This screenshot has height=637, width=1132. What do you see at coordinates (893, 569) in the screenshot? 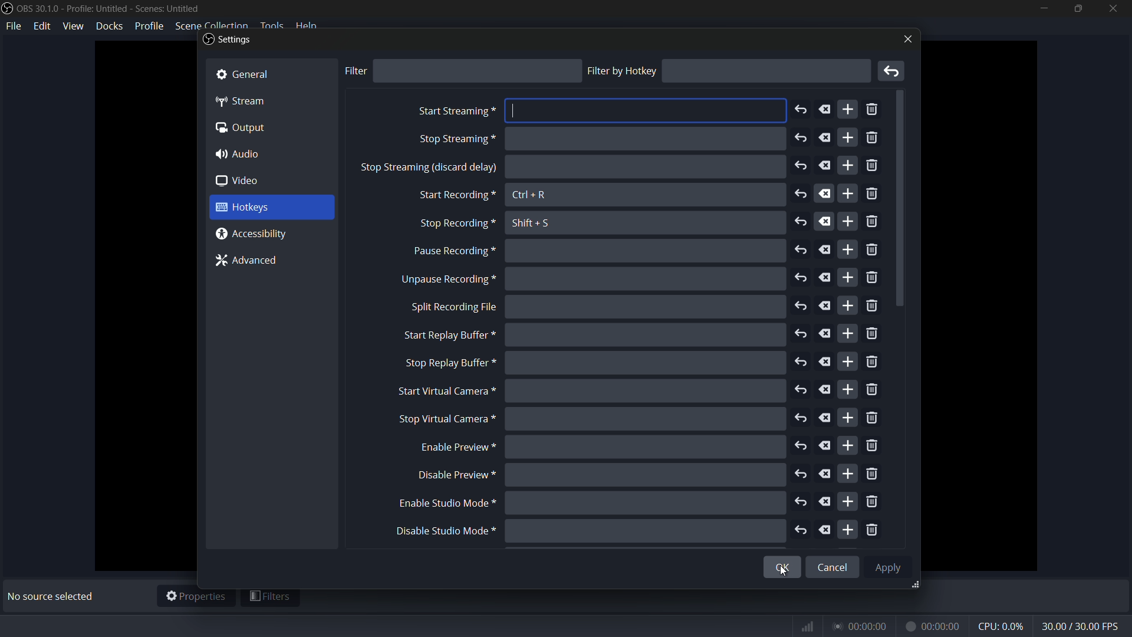
I see `Apply` at bounding box center [893, 569].